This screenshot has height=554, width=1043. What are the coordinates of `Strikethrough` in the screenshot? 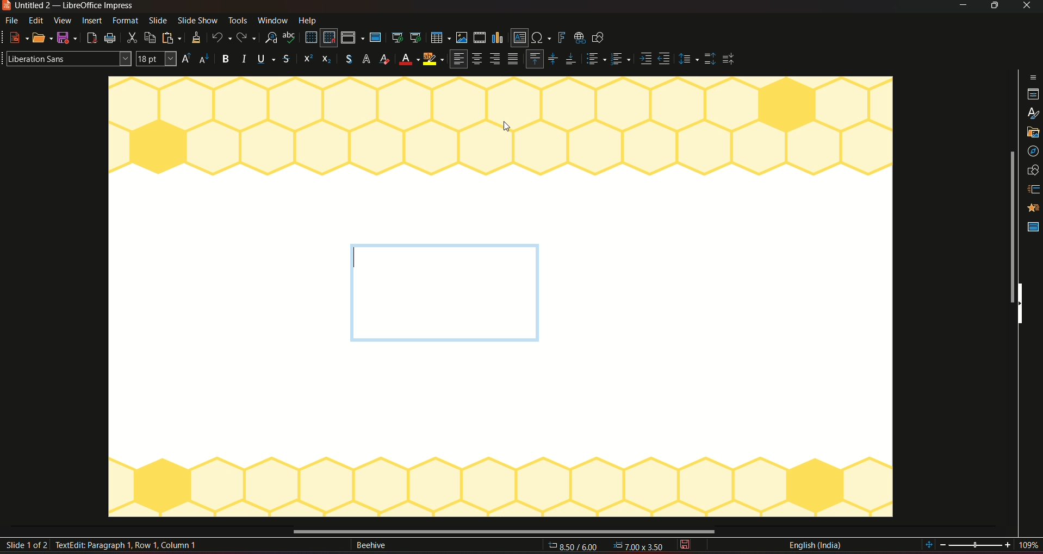 It's located at (287, 59).